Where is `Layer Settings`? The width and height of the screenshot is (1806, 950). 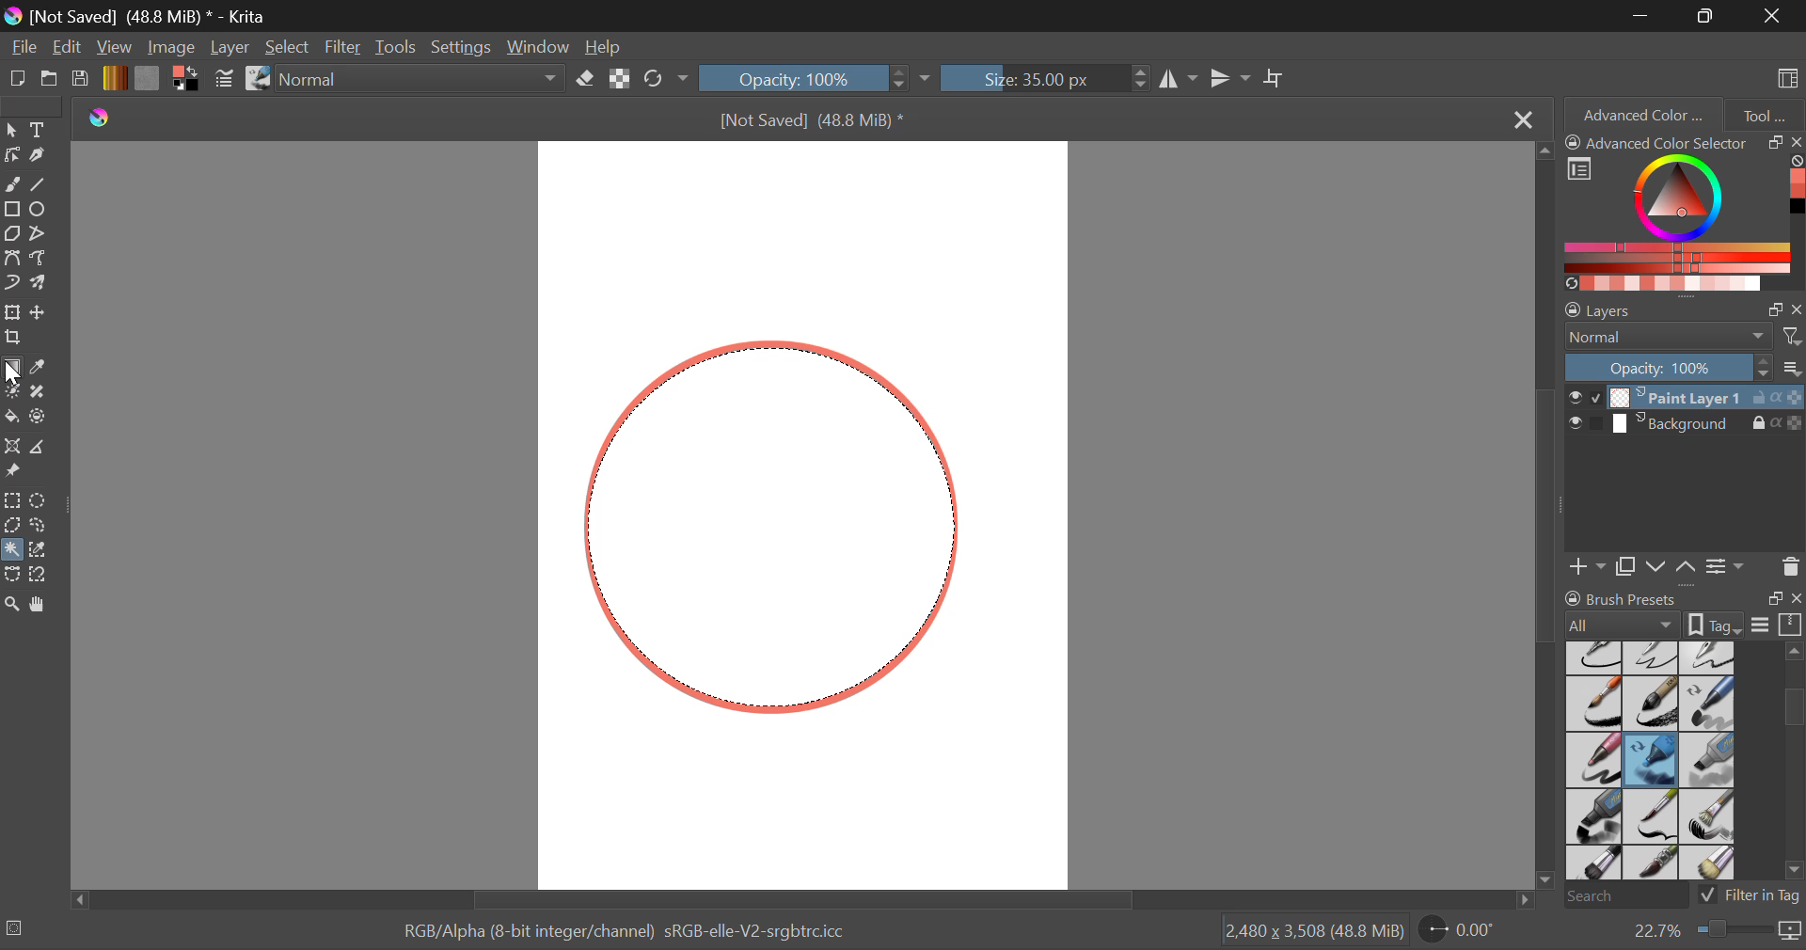
Layer Settings is located at coordinates (1684, 306).